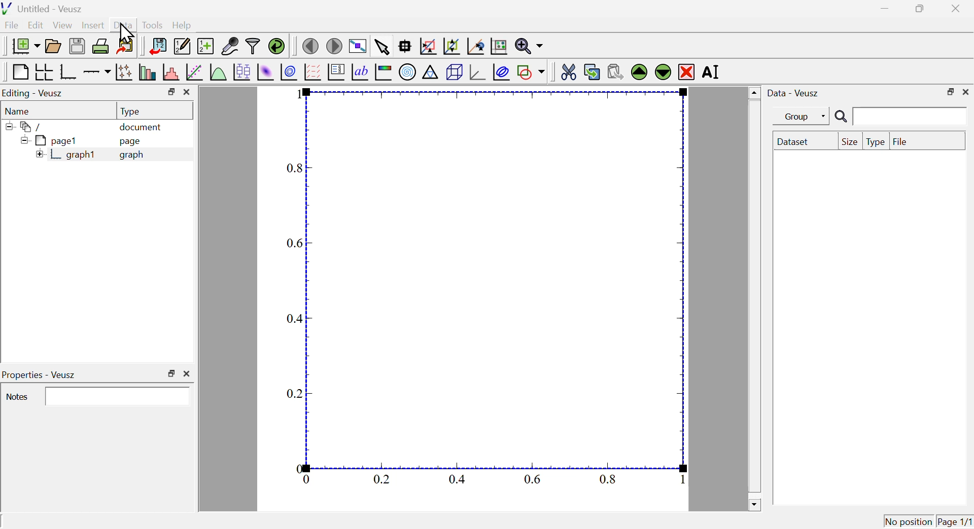 This screenshot has width=974, height=529. What do you see at coordinates (532, 479) in the screenshot?
I see `0.6` at bounding box center [532, 479].